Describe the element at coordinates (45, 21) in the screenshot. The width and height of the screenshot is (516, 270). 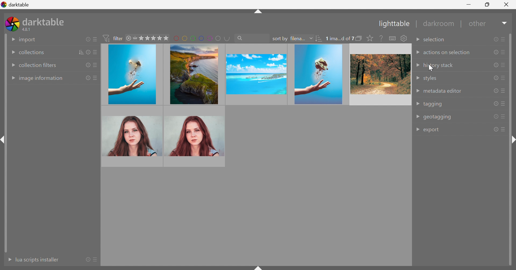
I see `darktable` at that location.